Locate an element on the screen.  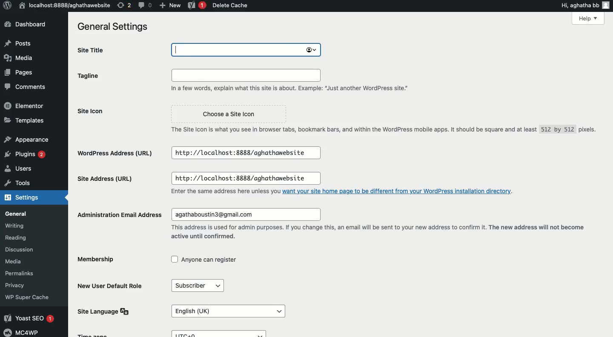
Media is located at coordinates (14, 261).